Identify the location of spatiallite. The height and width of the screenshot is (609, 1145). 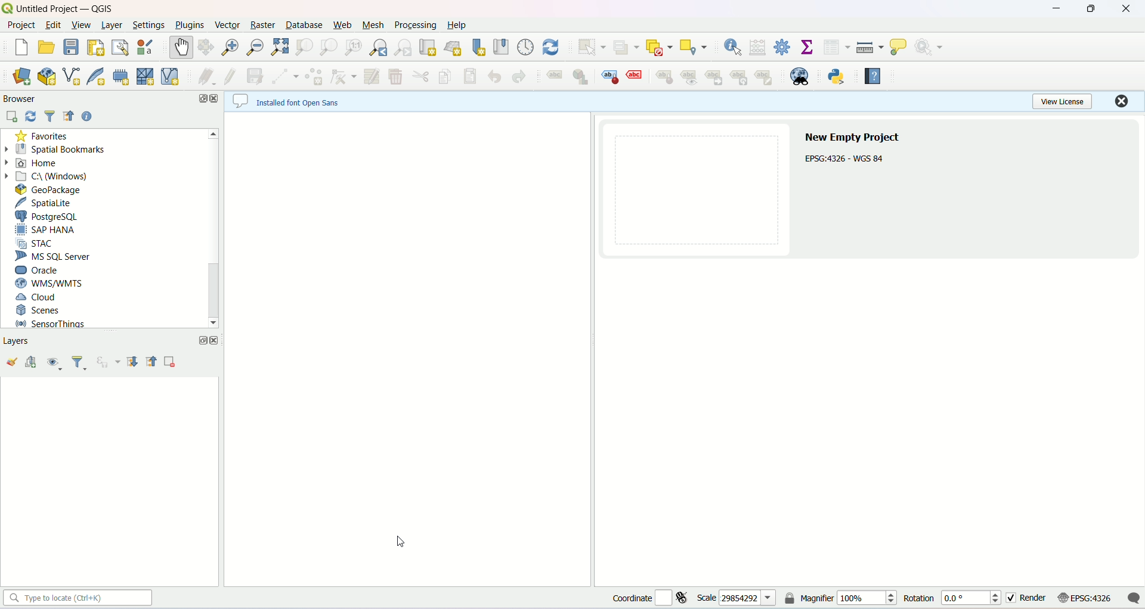
(46, 203).